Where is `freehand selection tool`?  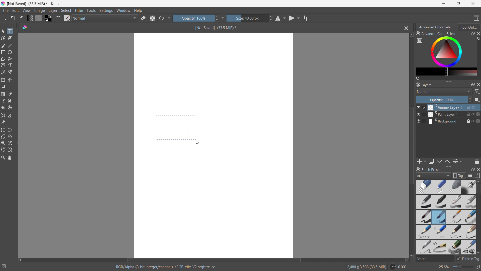 freehand selection tool is located at coordinates (10, 137).